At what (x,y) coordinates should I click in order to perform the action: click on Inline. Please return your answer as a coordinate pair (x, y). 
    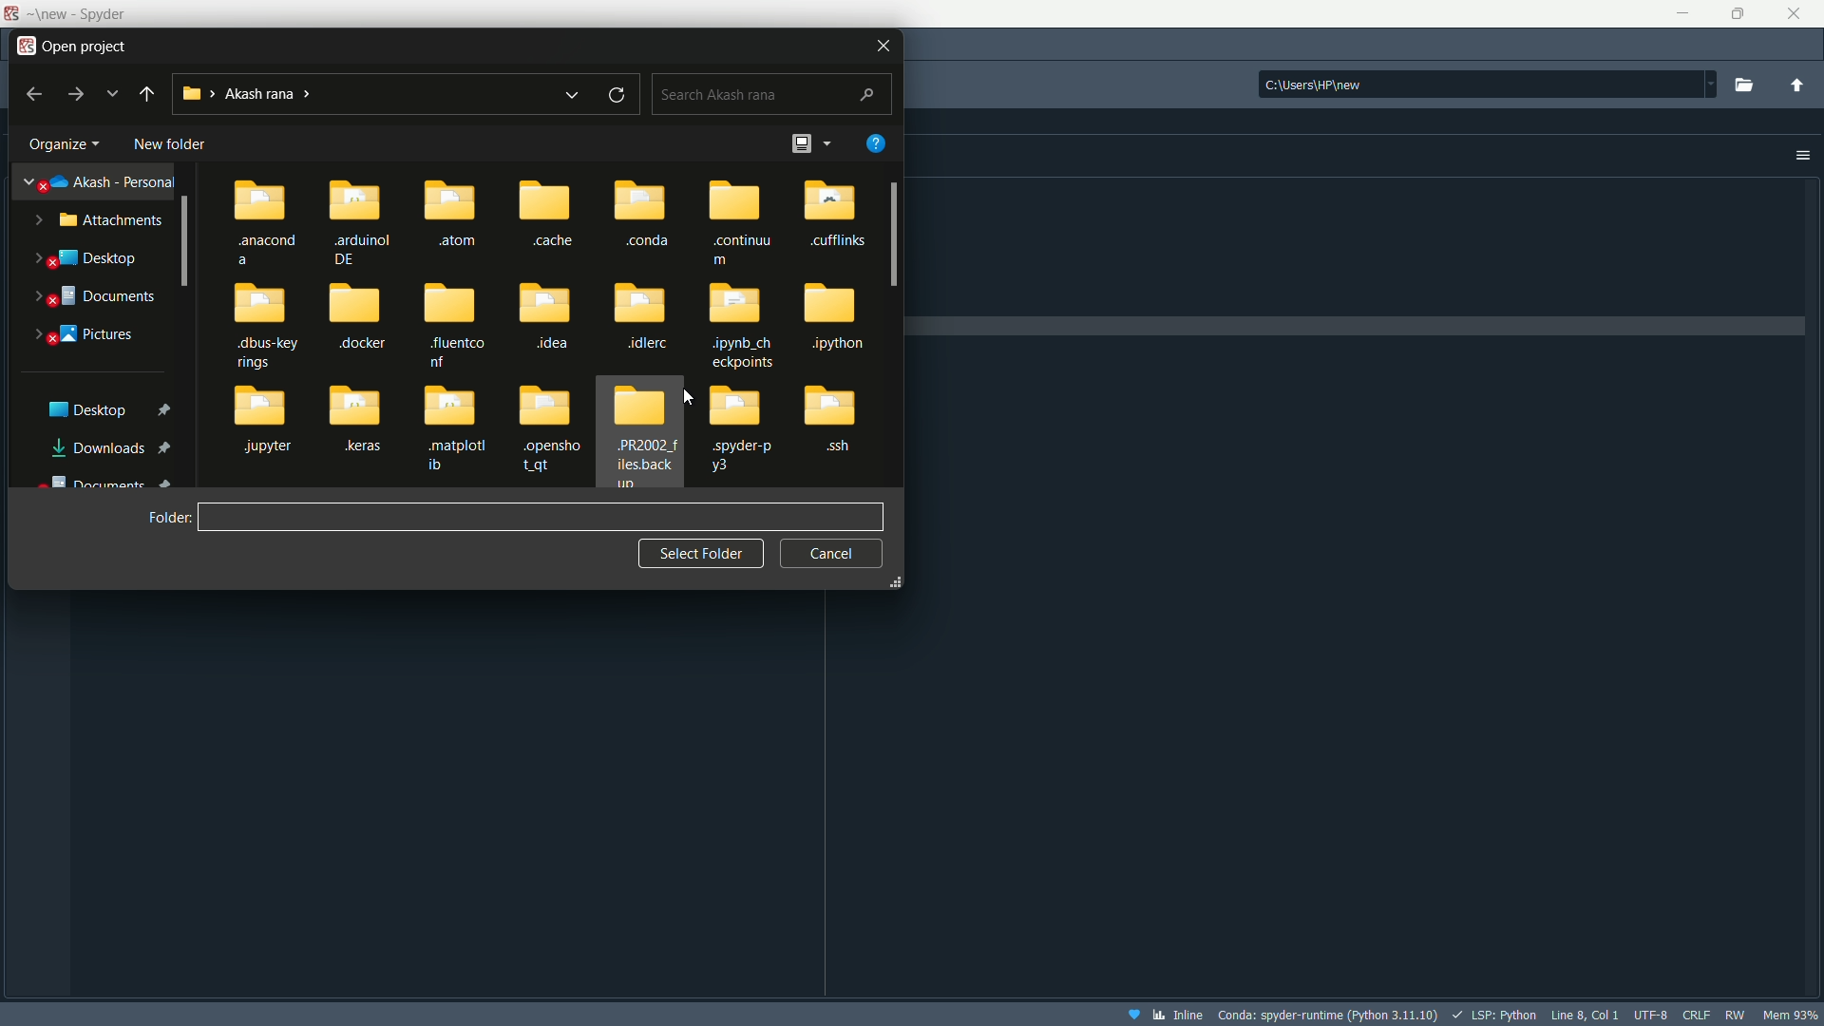
    Looking at the image, I should click on (1165, 1014).